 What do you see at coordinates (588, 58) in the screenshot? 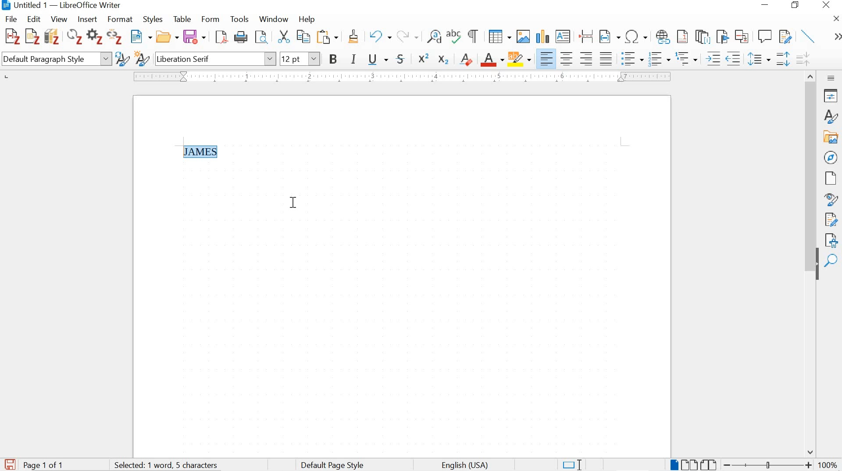
I see `align right` at bounding box center [588, 58].